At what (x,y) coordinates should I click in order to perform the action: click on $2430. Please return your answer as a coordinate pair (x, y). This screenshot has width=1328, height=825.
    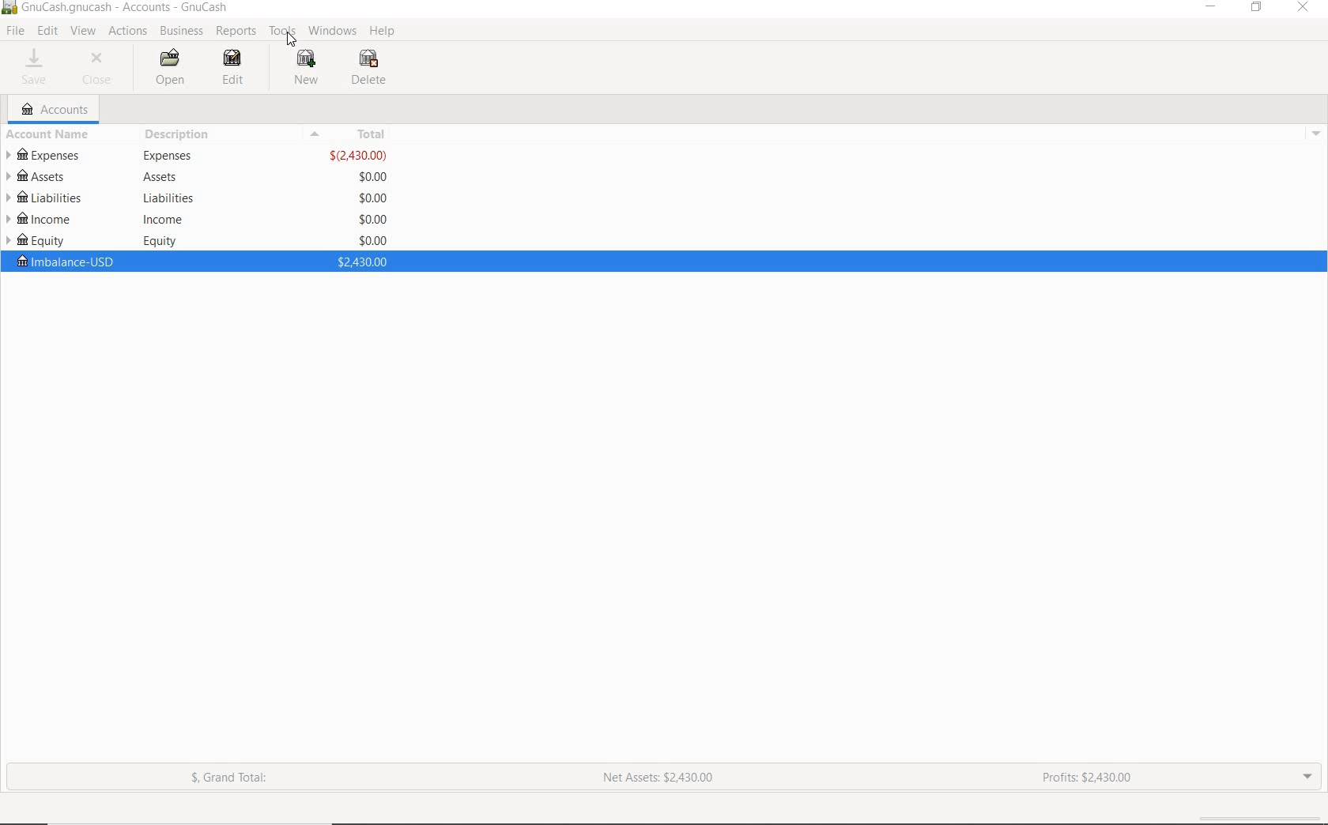
    Looking at the image, I should click on (361, 261).